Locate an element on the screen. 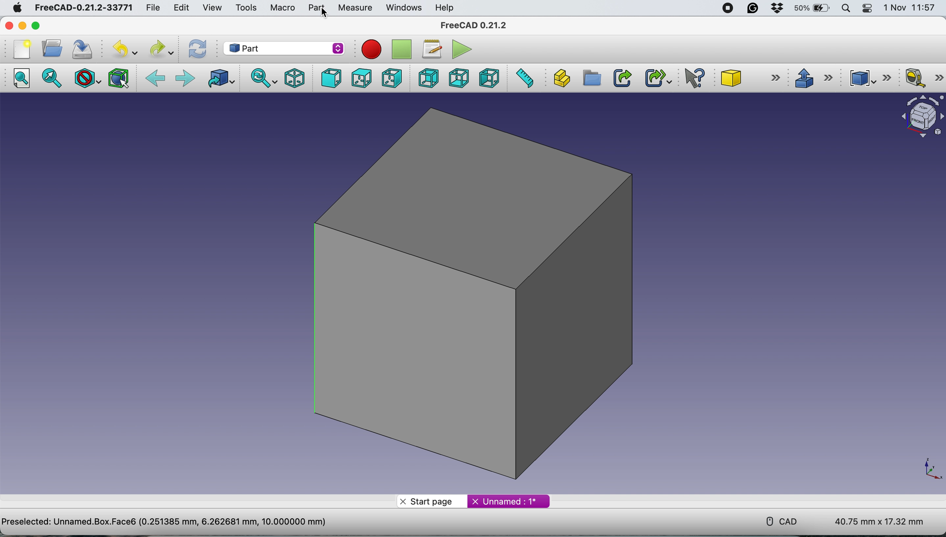 The width and height of the screenshot is (946, 537). execute macros is located at coordinates (462, 48).